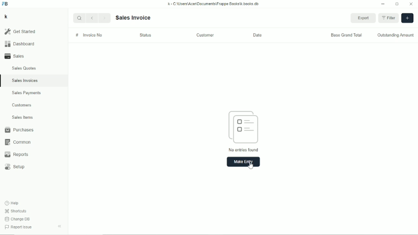 Image resolution: width=418 pixels, height=235 pixels. What do you see at coordinates (105, 17) in the screenshot?
I see `Forward` at bounding box center [105, 17].